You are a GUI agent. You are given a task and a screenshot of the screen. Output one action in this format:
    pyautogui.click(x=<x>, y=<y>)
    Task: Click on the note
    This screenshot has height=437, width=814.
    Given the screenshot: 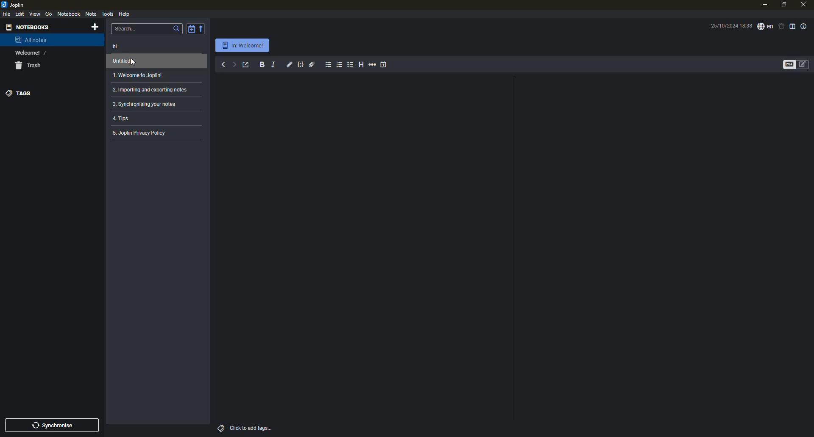 What is the action you would take?
    pyautogui.click(x=91, y=14)
    